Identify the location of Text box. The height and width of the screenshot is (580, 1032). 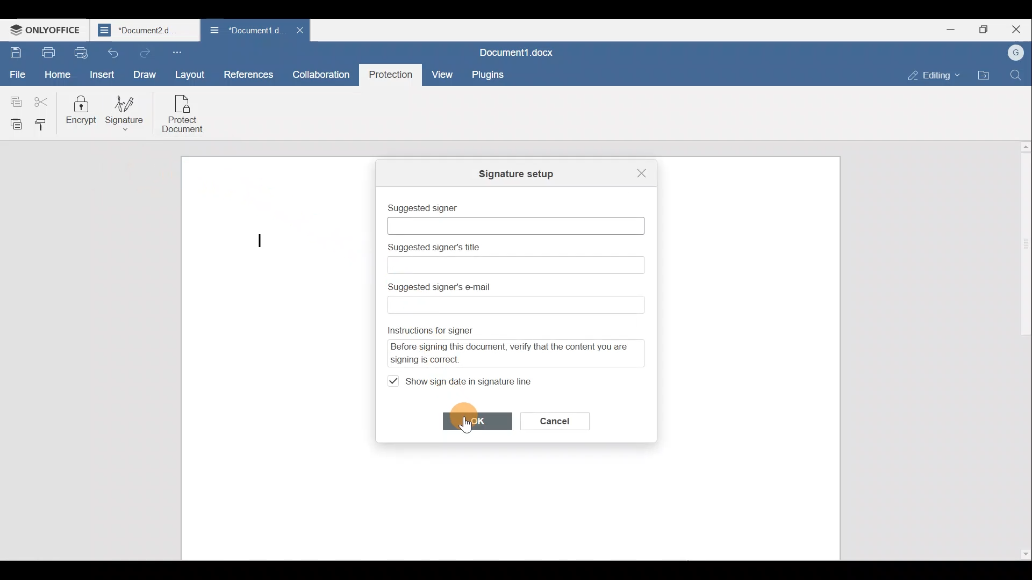
(510, 266).